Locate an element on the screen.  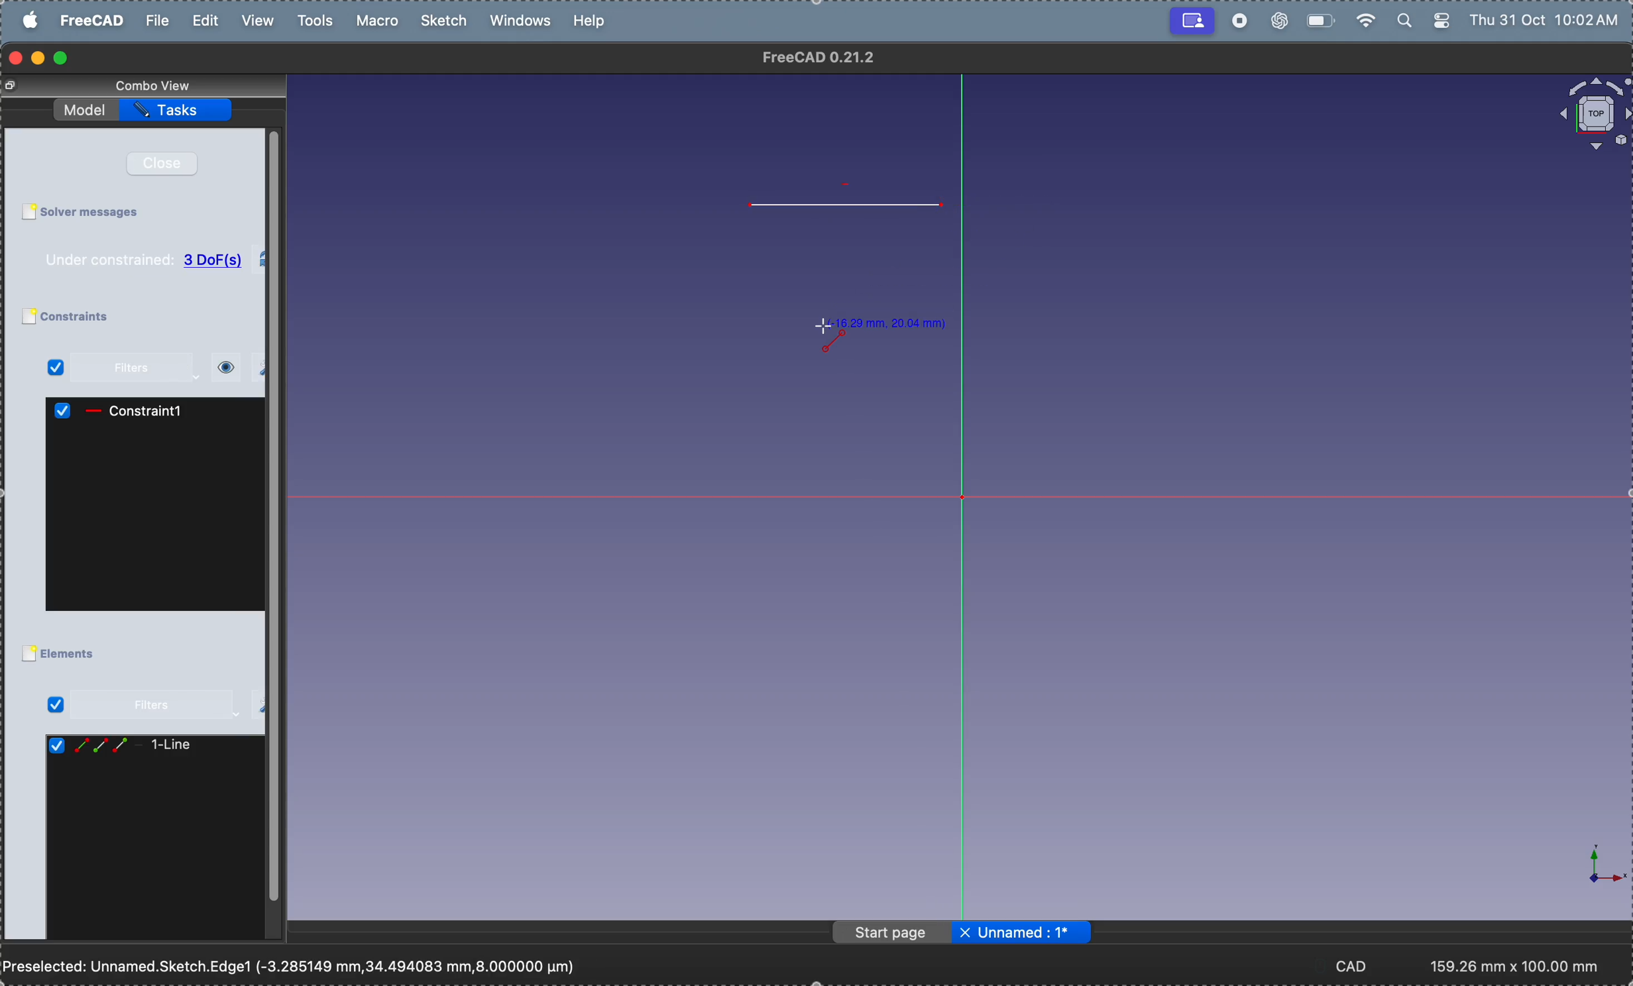
Recording is located at coordinates (1192, 19).